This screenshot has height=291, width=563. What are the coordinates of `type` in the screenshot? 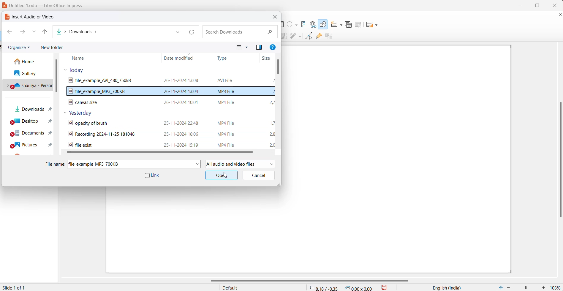 It's located at (227, 58).